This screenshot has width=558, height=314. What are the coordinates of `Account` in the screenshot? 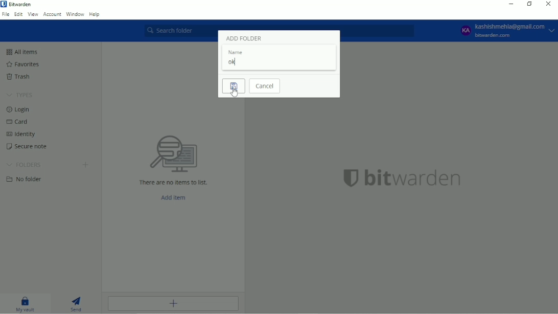 It's located at (53, 14).